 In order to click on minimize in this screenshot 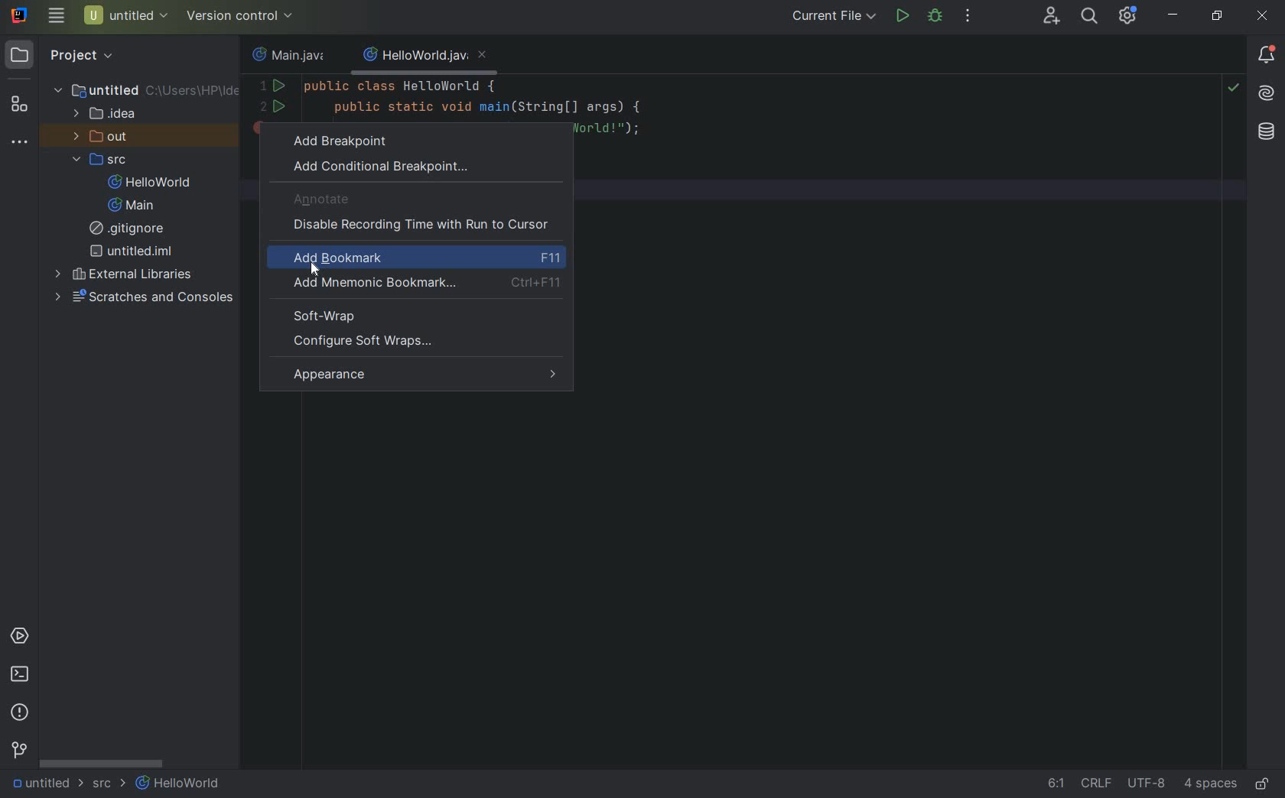, I will do `click(1173, 15)`.